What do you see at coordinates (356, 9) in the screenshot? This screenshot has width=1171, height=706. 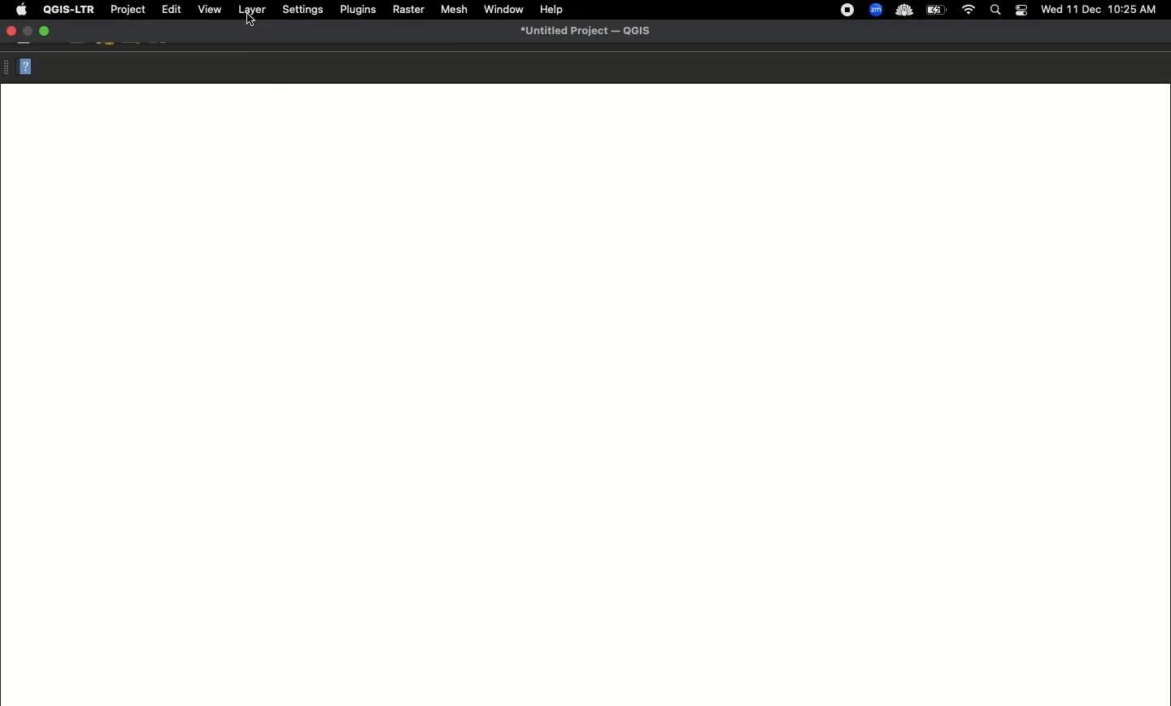 I see `Plugins` at bounding box center [356, 9].